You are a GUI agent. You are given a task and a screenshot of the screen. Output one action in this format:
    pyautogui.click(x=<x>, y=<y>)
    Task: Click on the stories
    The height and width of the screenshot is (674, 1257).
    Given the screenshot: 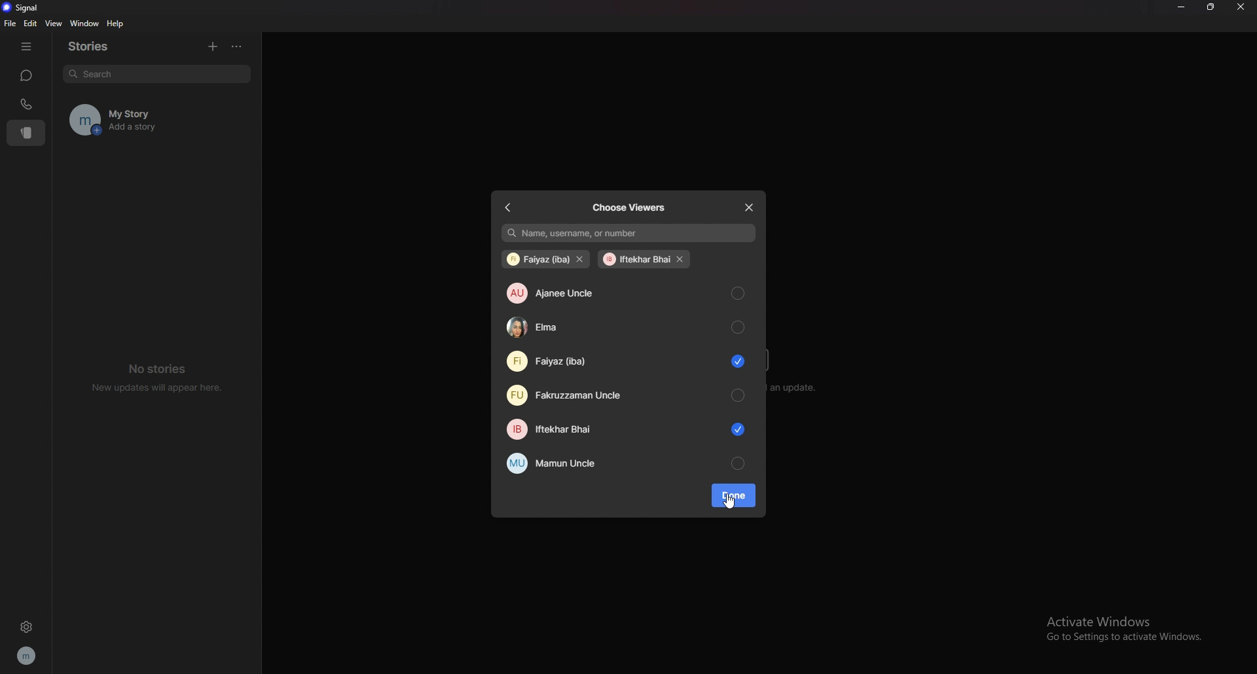 What is the action you would take?
    pyautogui.click(x=26, y=133)
    